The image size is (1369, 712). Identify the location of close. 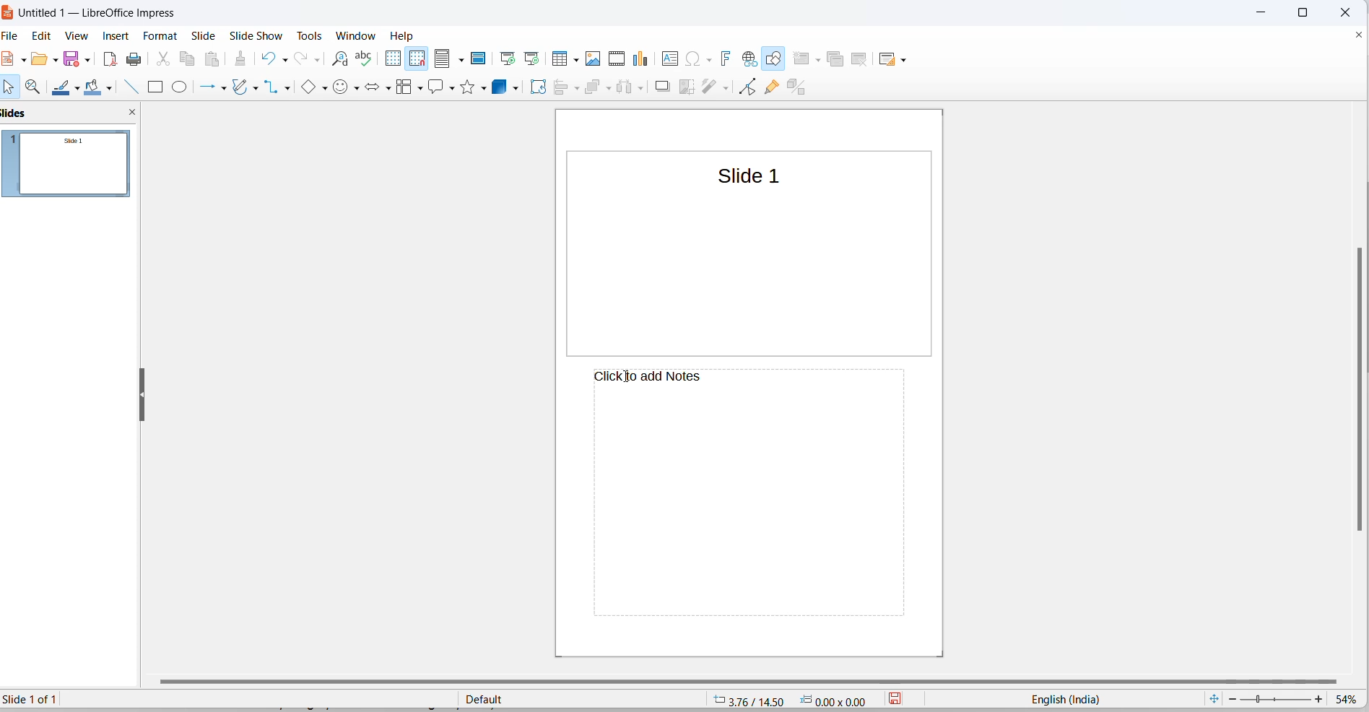
(1342, 11).